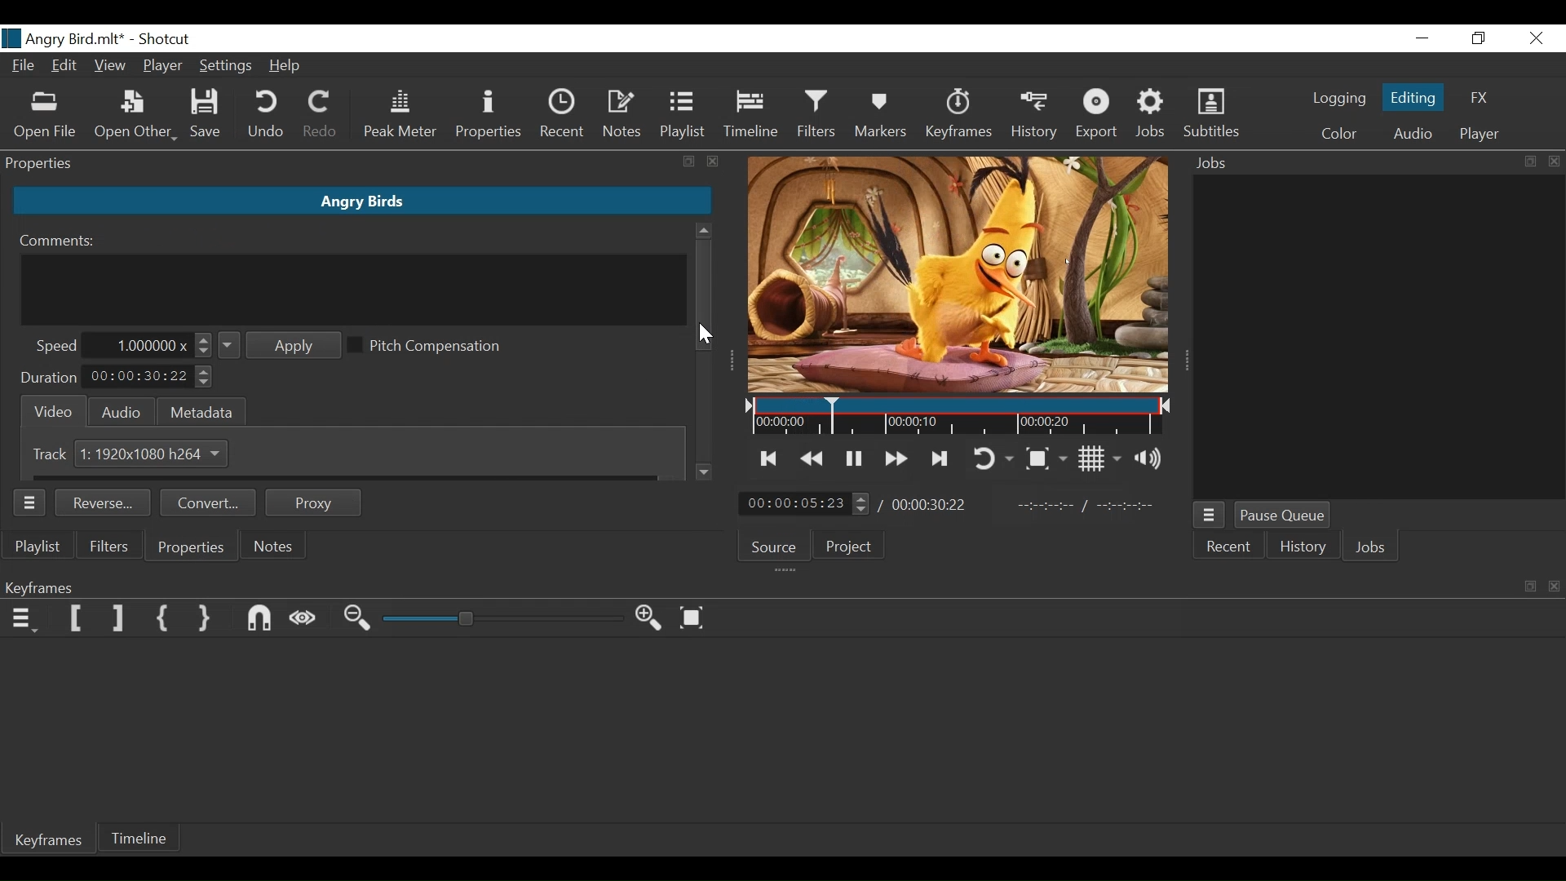 This screenshot has width=1566, height=881. What do you see at coordinates (853, 458) in the screenshot?
I see `Toggle play or pause (space)` at bounding box center [853, 458].